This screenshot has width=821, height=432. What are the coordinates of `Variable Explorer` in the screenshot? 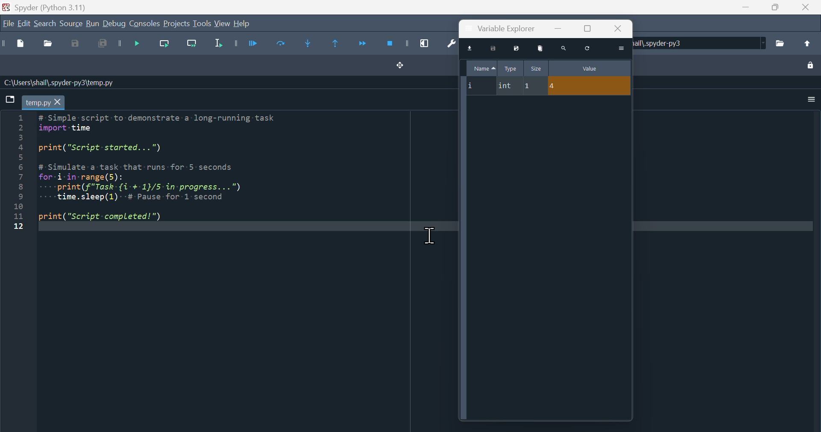 It's located at (505, 29).